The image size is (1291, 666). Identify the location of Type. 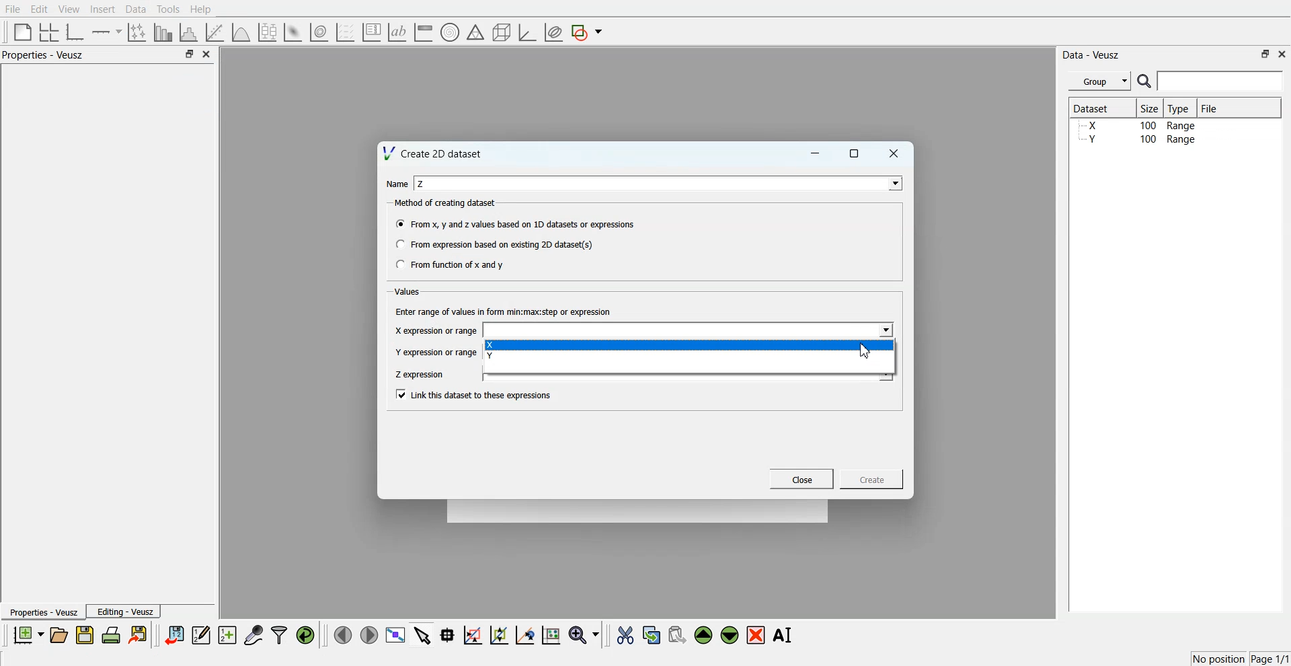
(1180, 108).